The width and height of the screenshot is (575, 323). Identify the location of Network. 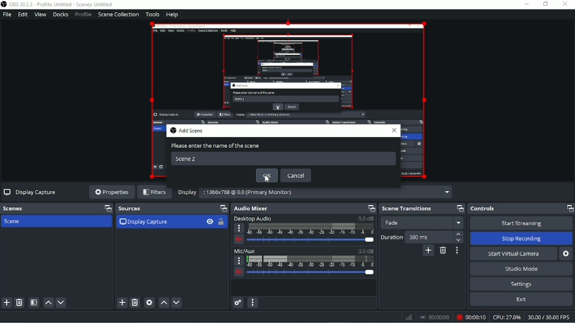
(409, 318).